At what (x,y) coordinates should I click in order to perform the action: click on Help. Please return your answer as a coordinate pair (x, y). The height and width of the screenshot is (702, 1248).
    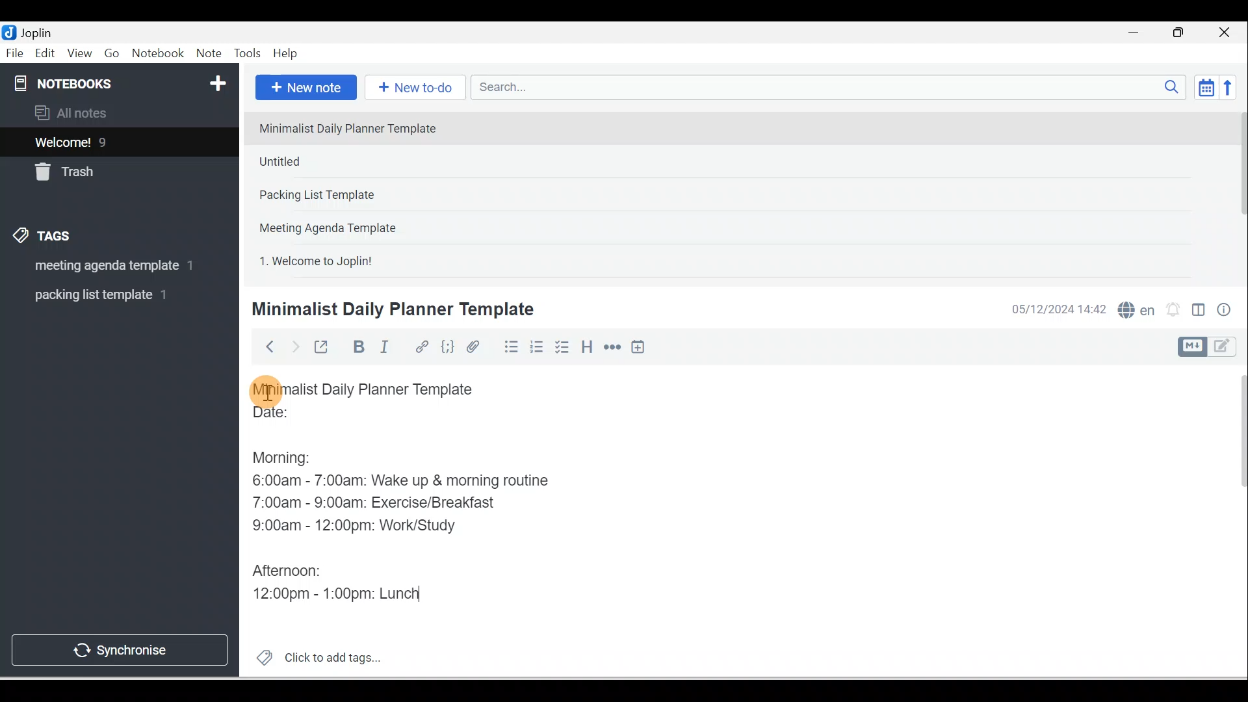
    Looking at the image, I should click on (286, 54).